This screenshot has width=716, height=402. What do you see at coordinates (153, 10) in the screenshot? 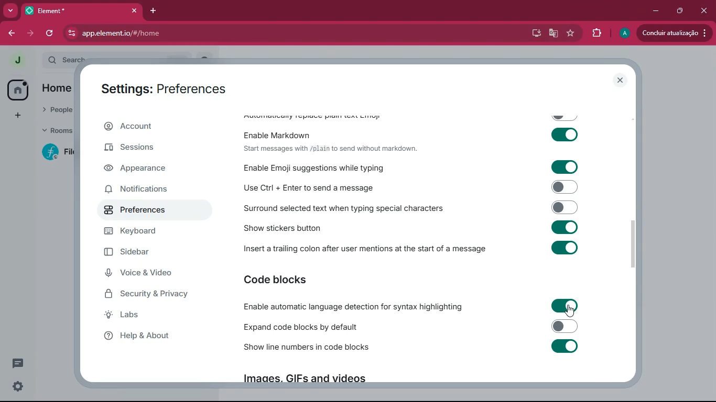
I see `add tab` at bounding box center [153, 10].